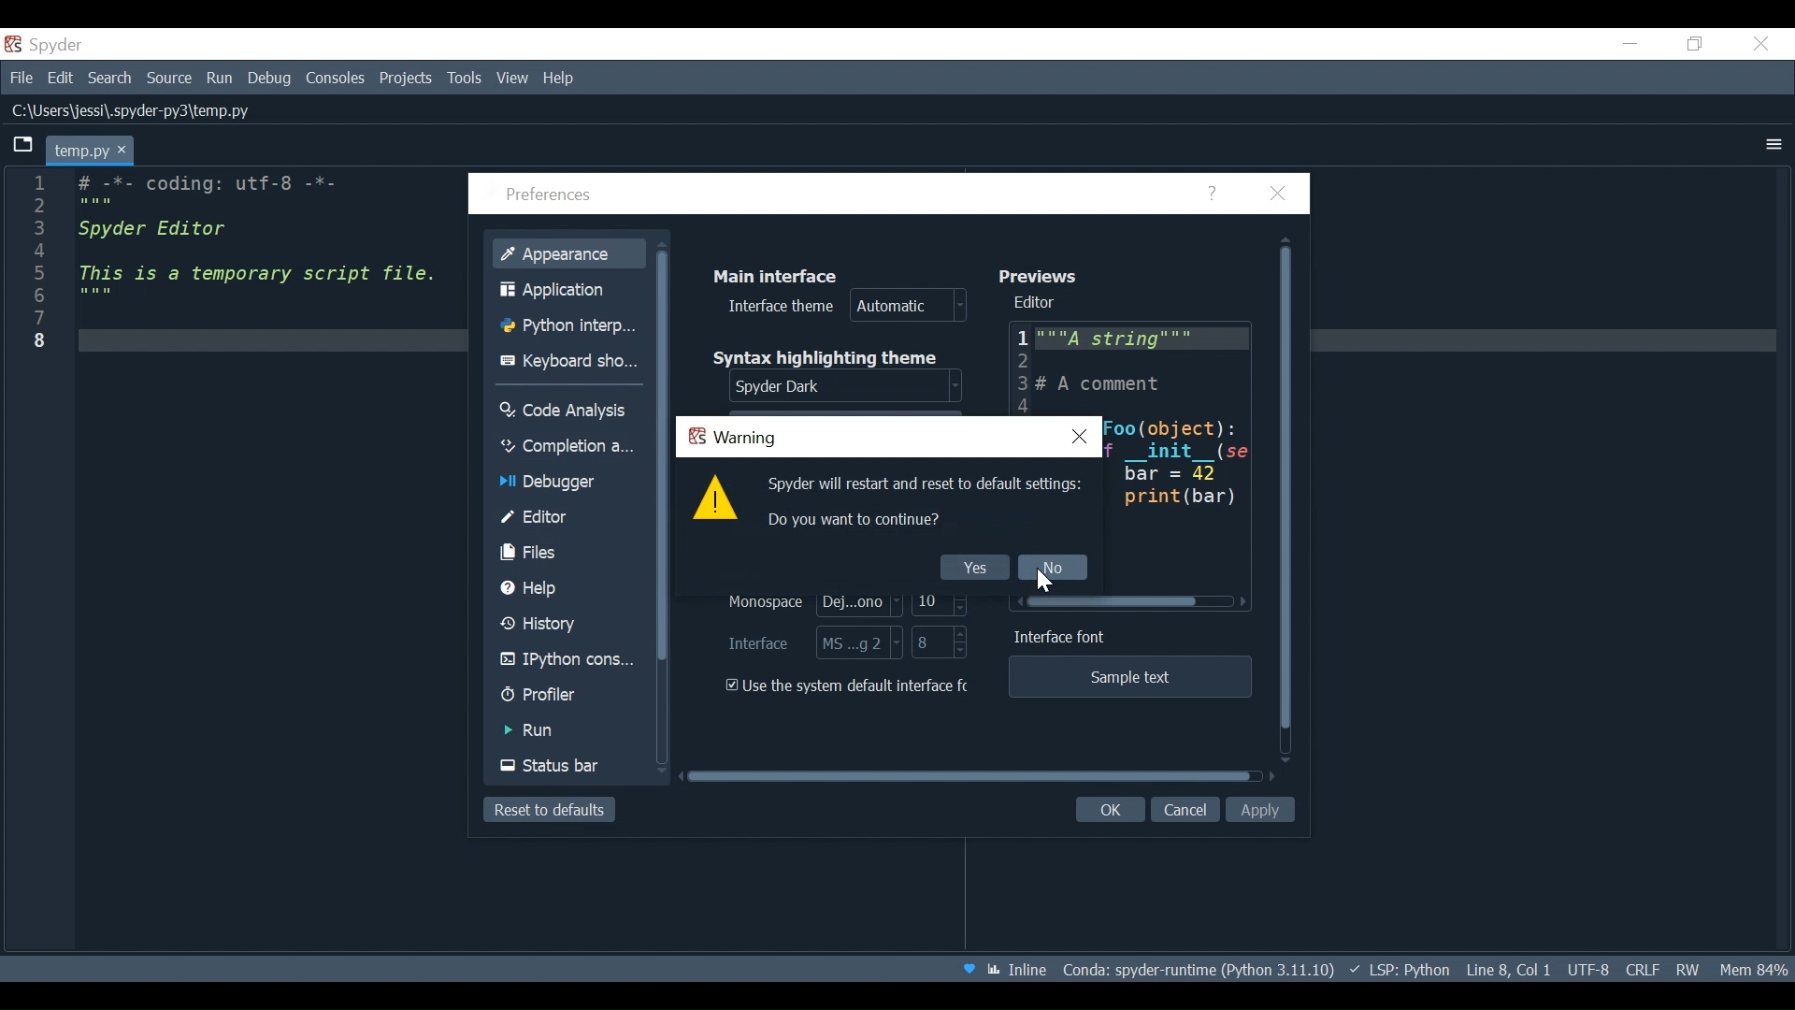  I want to click on Browse Tab, so click(23, 145).